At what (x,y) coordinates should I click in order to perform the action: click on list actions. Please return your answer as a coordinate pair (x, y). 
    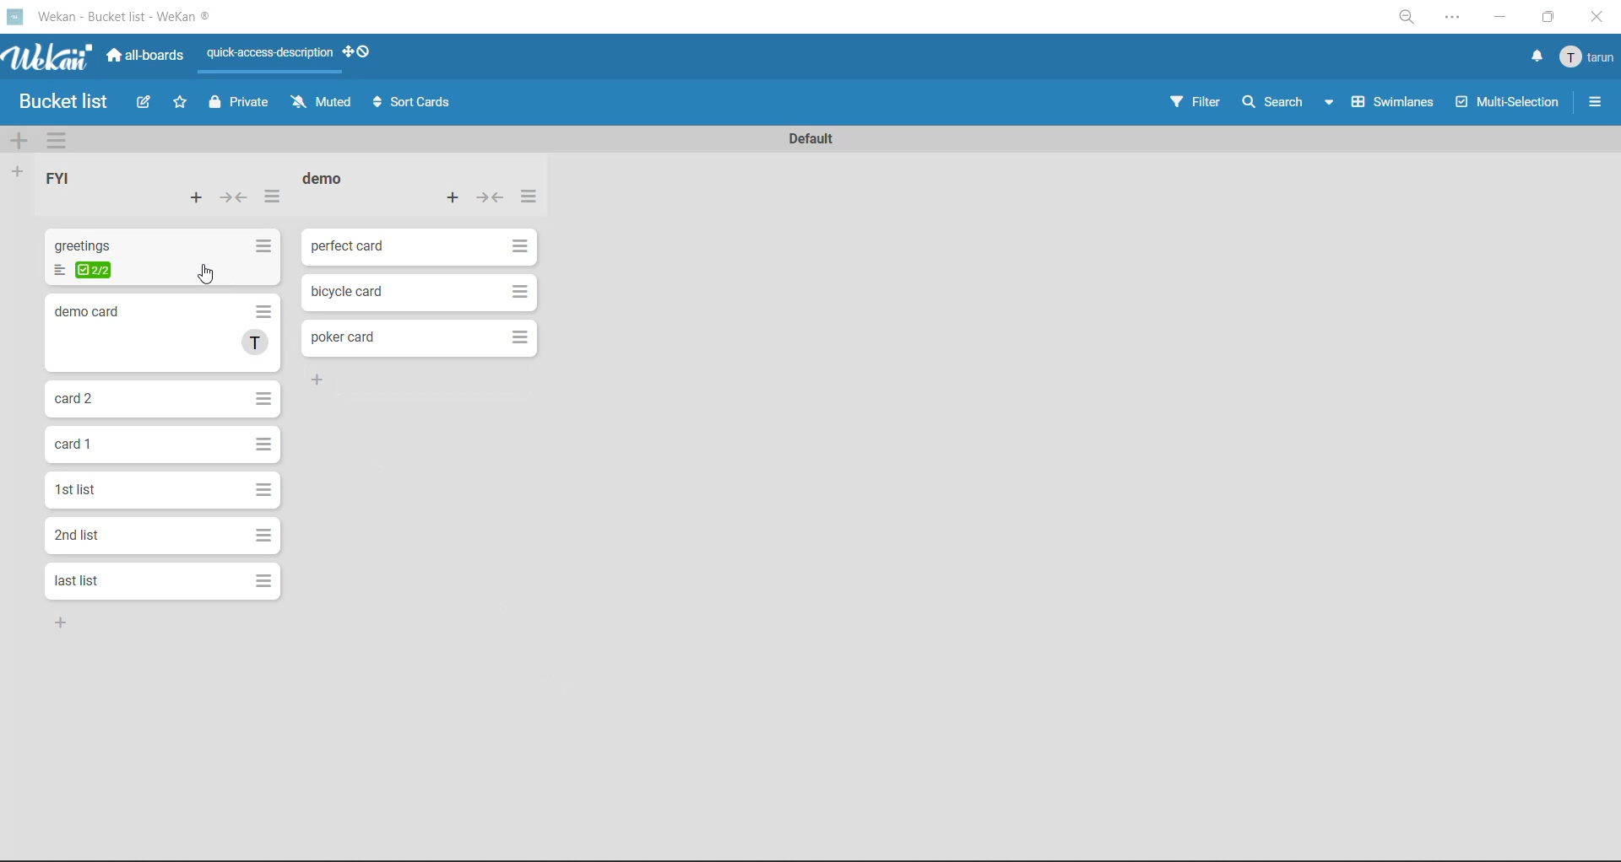
    Looking at the image, I should click on (274, 201).